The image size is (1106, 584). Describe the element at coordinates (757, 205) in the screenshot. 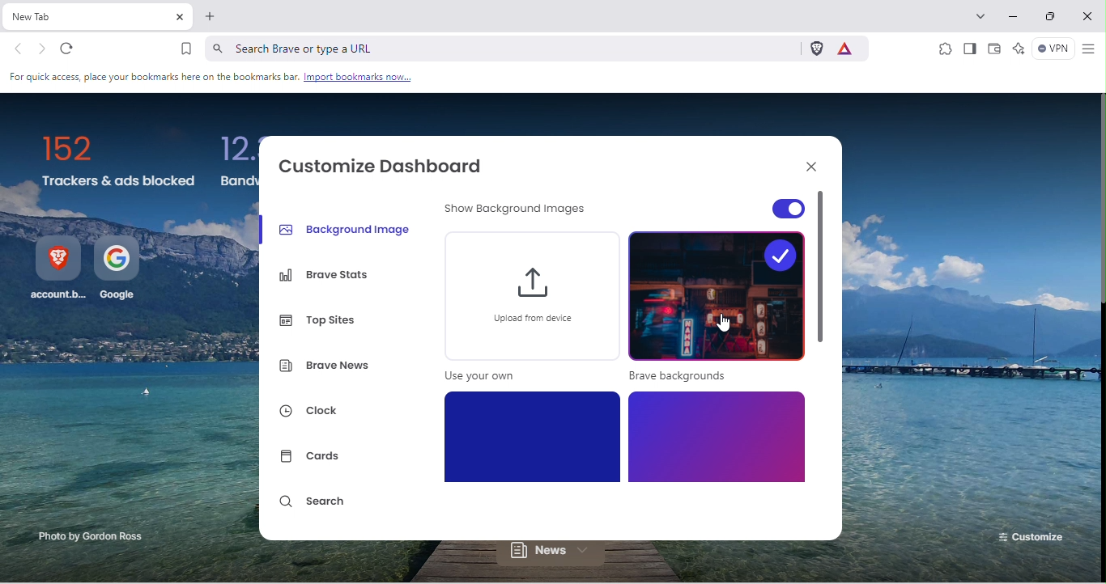

I see `Toggle show background images` at that location.